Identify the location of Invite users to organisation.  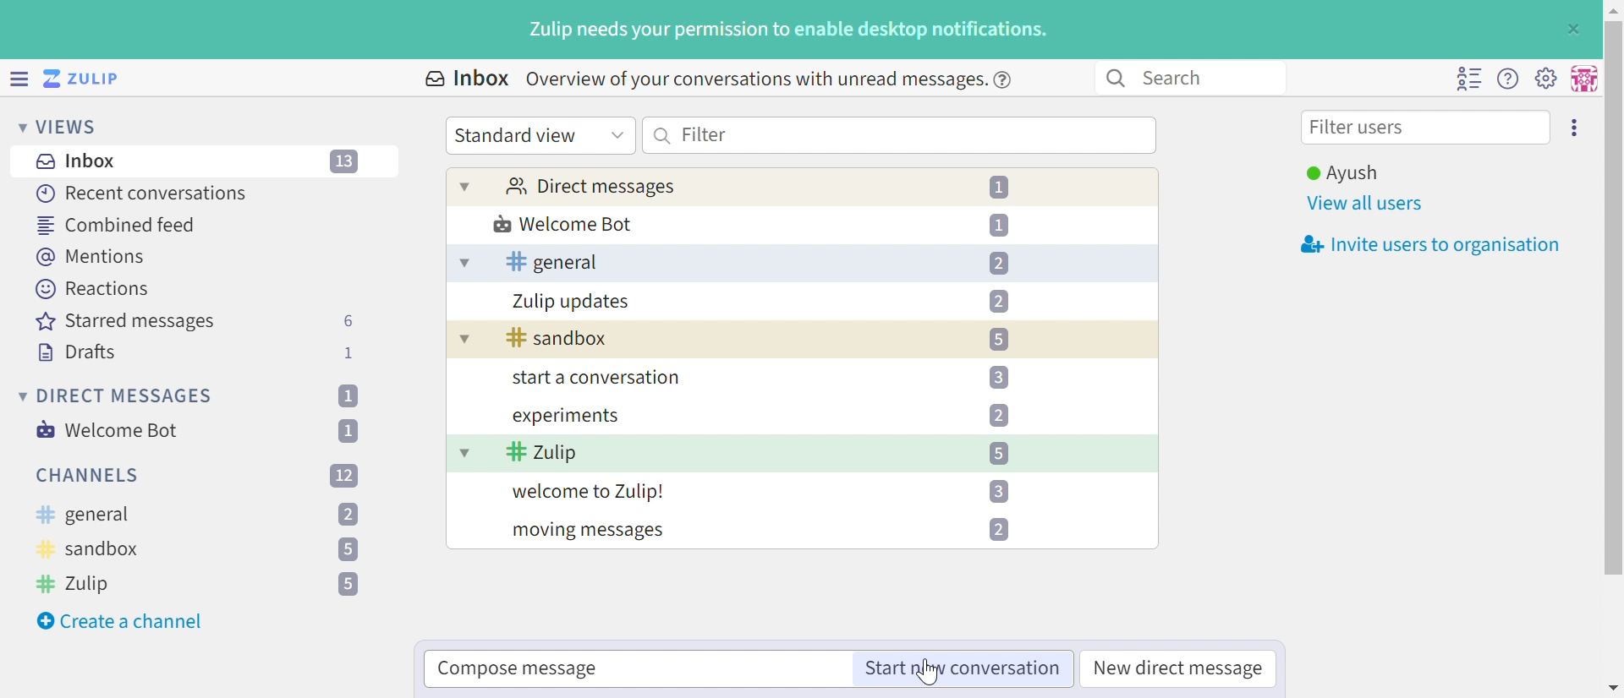
(1425, 246).